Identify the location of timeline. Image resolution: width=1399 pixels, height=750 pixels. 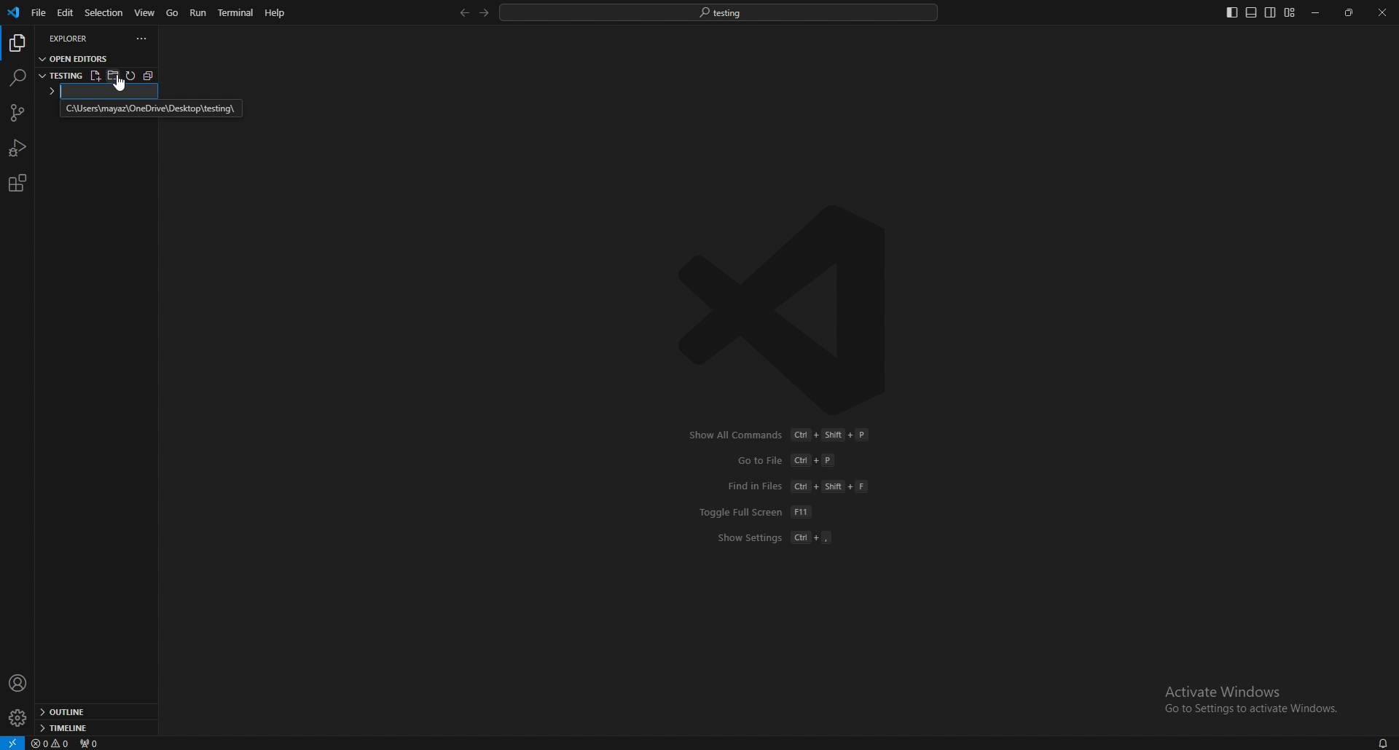
(92, 728).